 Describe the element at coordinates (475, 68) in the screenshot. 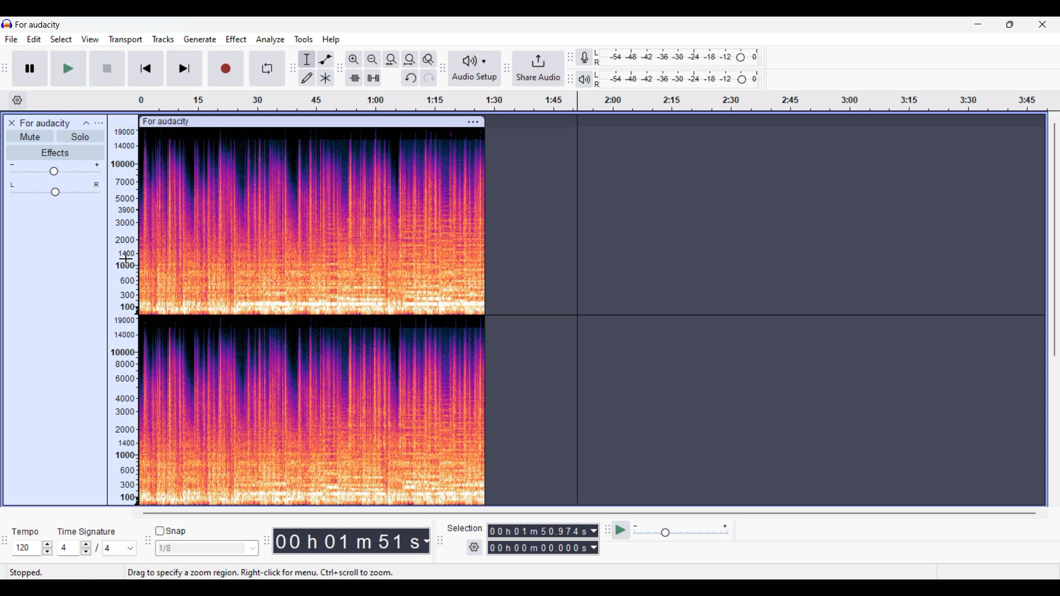

I see `Audio setup` at that location.